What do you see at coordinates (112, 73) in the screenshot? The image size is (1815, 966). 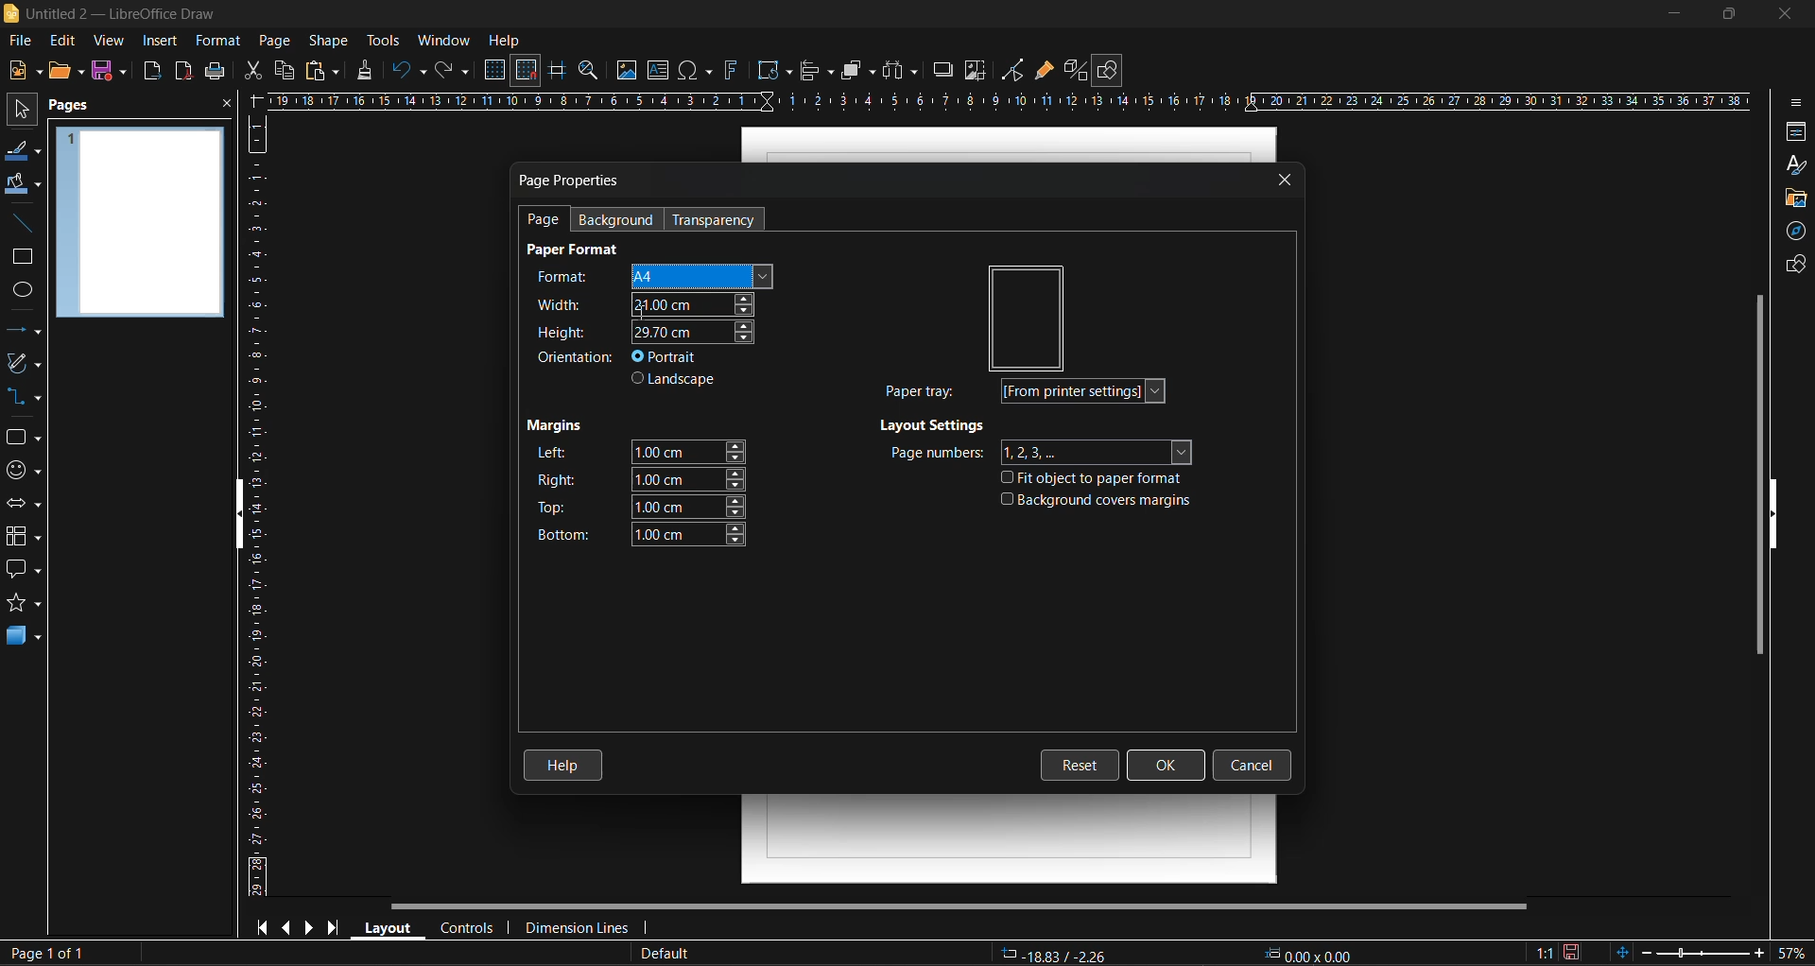 I see `save` at bounding box center [112, 73].